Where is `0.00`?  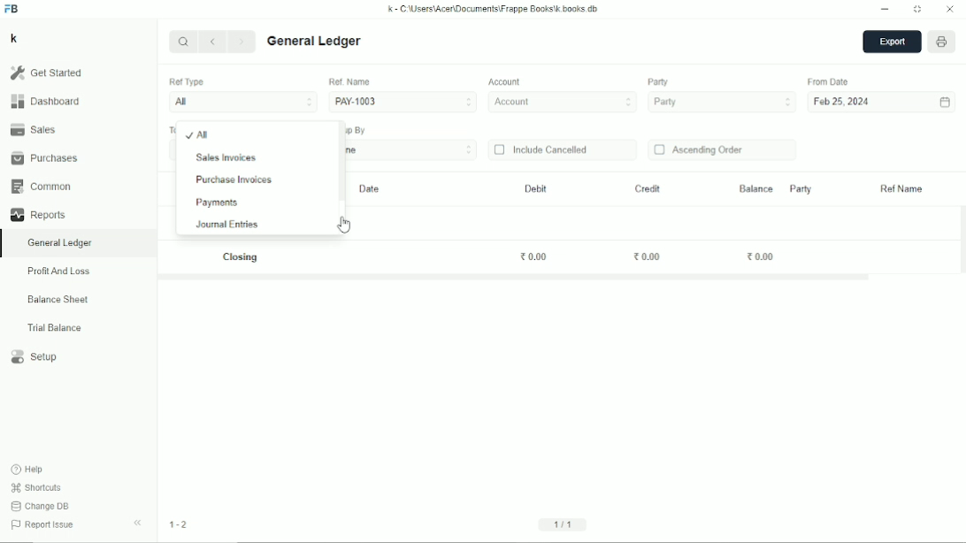 0.00 is located at coordinates (761, 256).